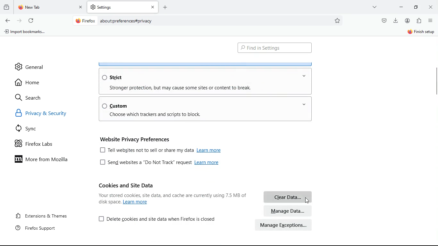 The width and height of the screenshot is (438, 246). I want to click on historic, so click(7, 7).